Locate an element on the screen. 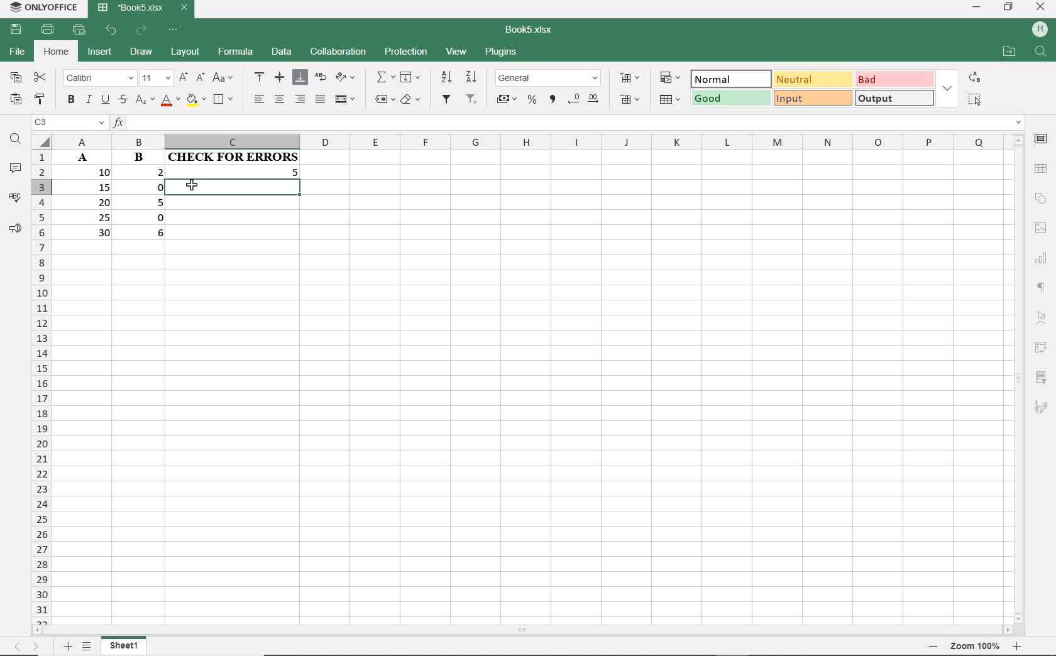 This screenshot has width=1056, height=656.  is located at coordinates (1042, 227).